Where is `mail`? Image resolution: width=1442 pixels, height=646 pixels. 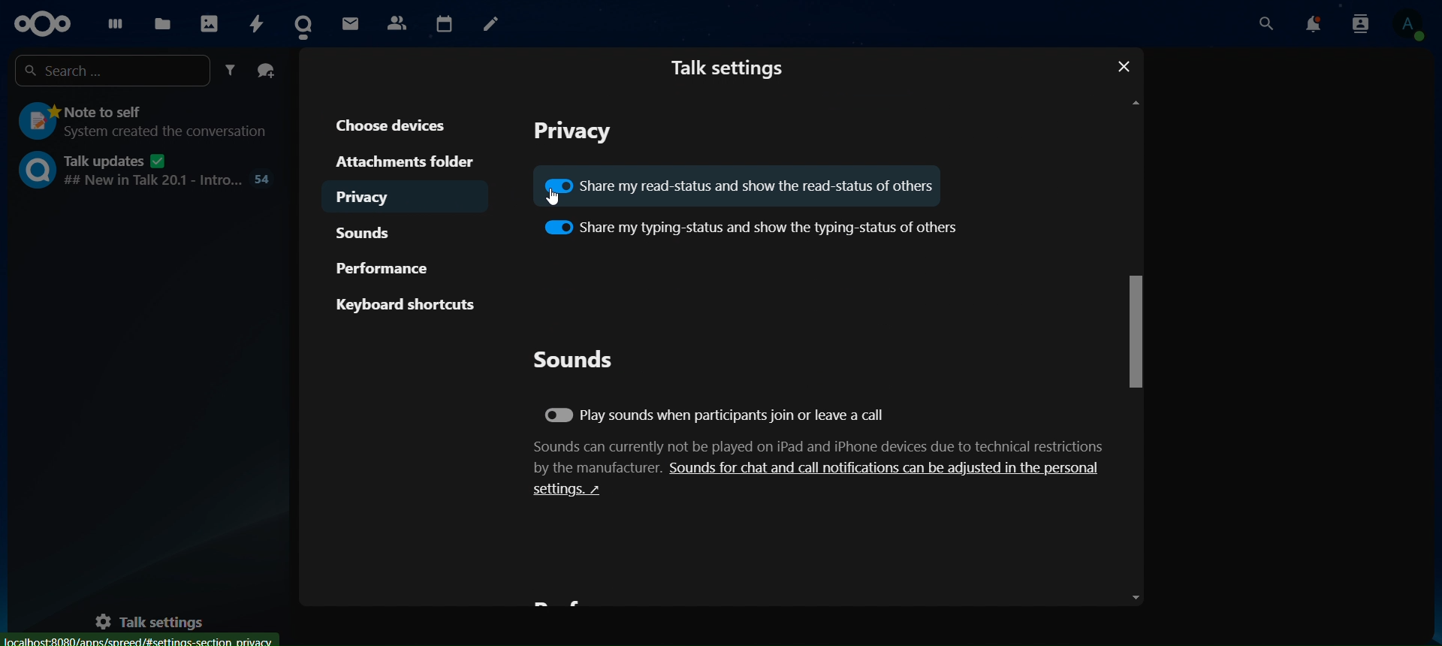
mail is located at coordinates (352, 23).